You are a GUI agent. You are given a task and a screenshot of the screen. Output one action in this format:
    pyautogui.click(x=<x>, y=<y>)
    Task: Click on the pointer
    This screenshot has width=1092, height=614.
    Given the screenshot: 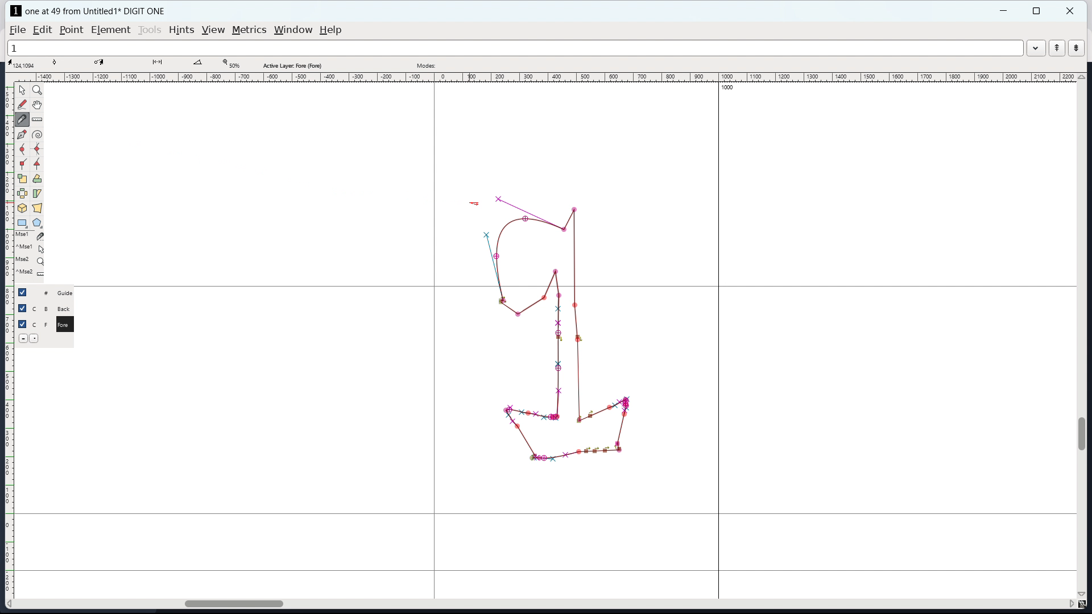 What is the action you would take?
    pyautogui.click(x=22, y=89)
    